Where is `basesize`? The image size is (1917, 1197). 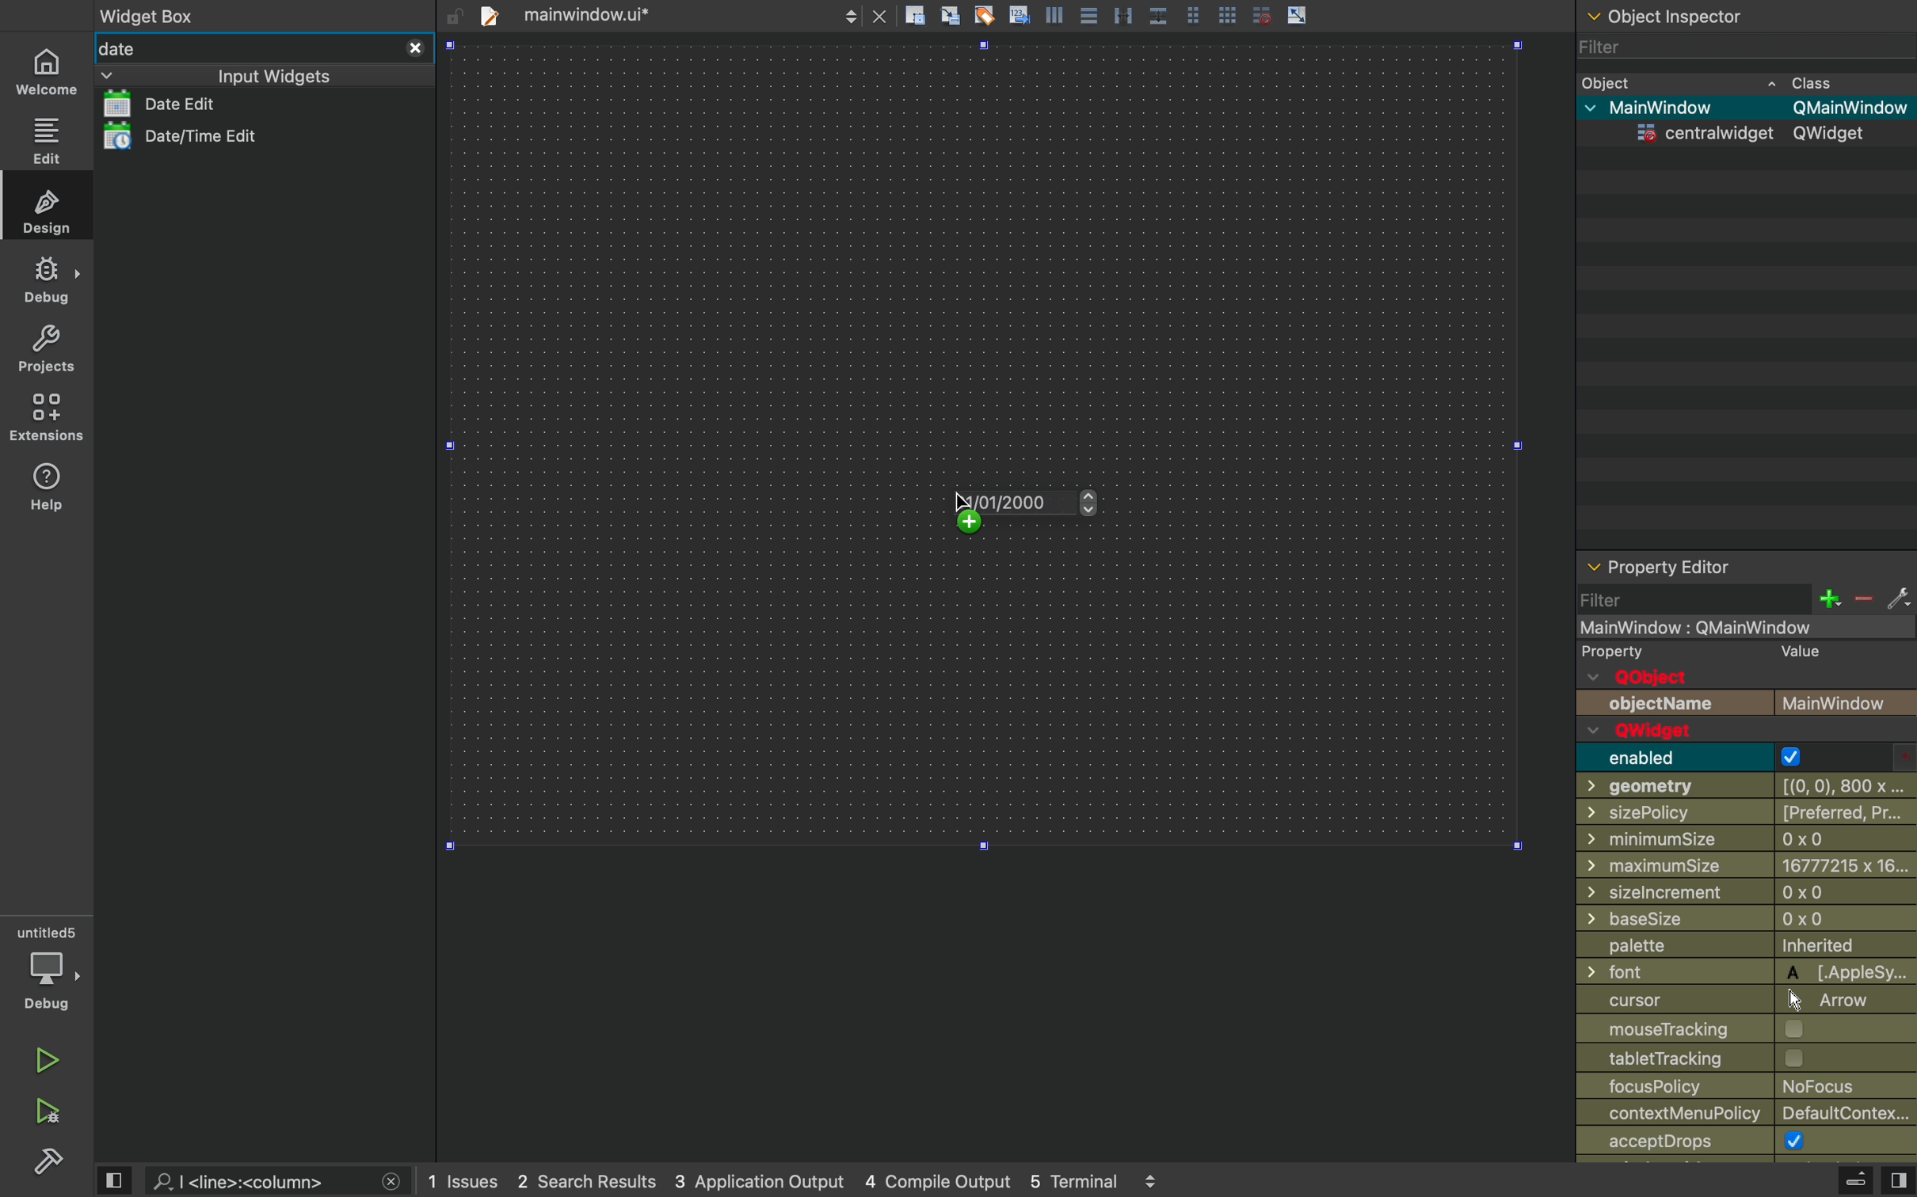 basesize is located at coordinates (1739, 919).